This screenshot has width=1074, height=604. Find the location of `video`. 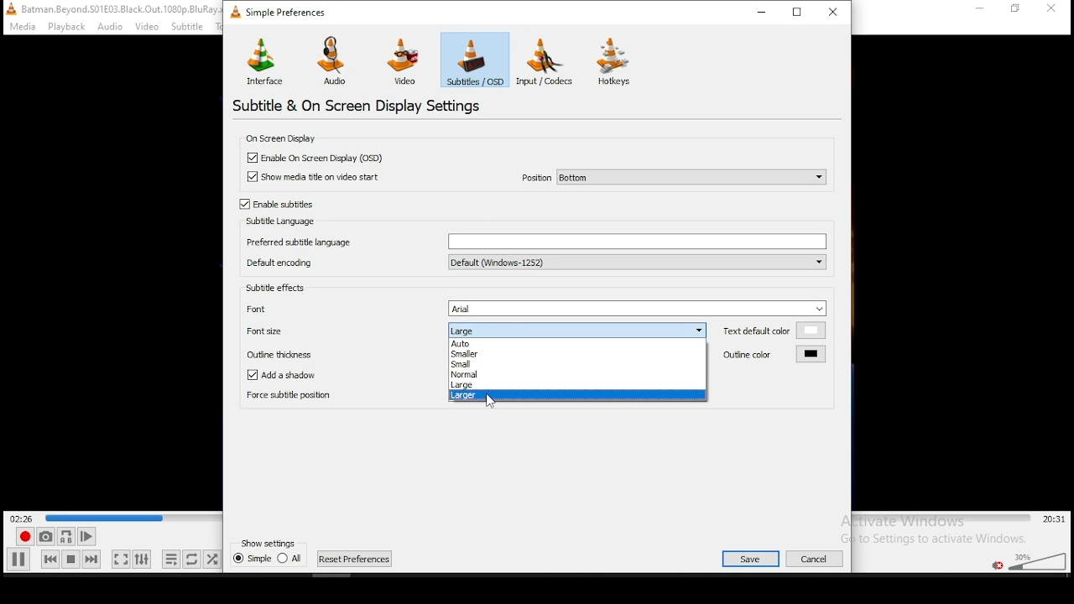

video is located at coordinates (405, 63).